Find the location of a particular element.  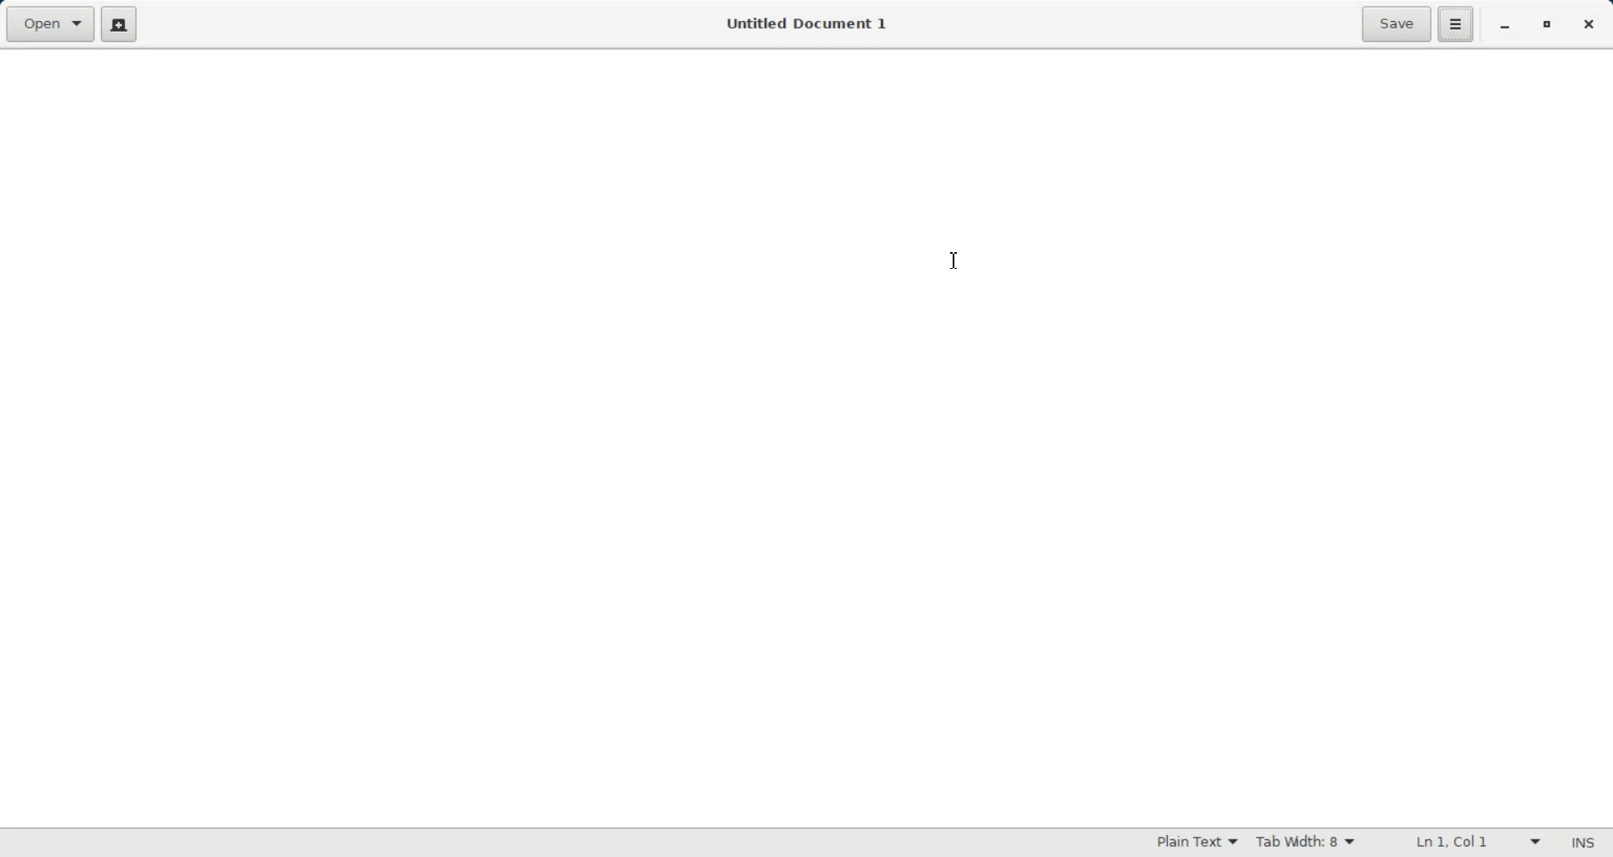

Text Cursor is located at coordinates (955, 260).